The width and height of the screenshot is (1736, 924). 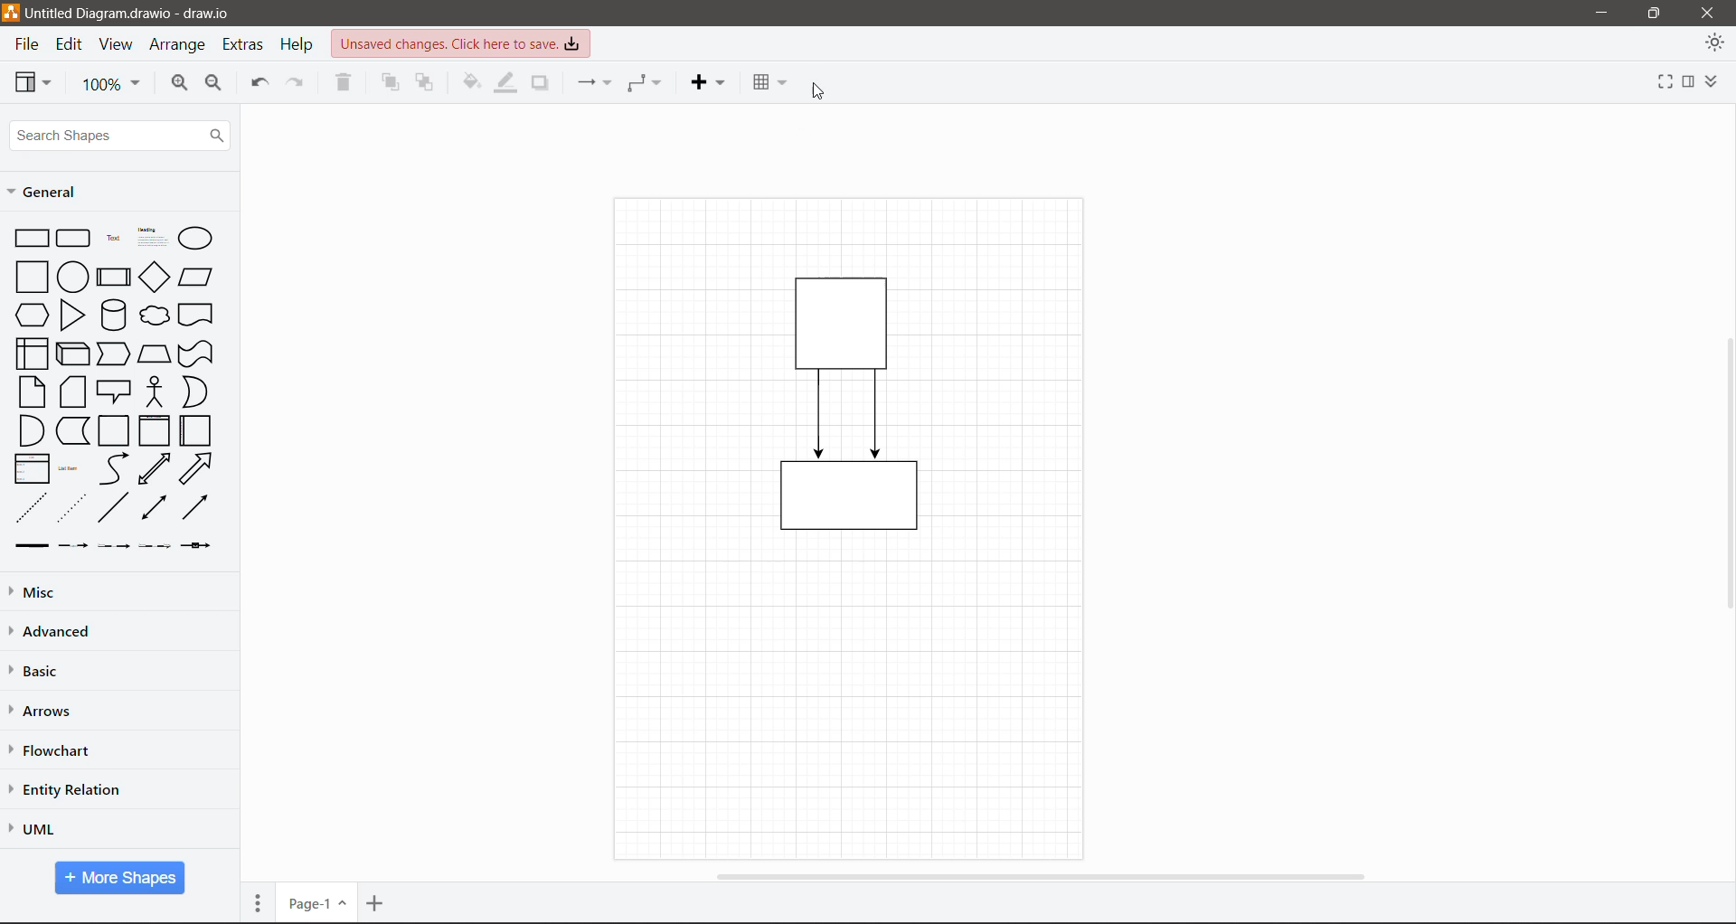 What do you see at coordinates (152, 237) in the screenshot?
I see `Textbox` at bounding box center [152, 237].